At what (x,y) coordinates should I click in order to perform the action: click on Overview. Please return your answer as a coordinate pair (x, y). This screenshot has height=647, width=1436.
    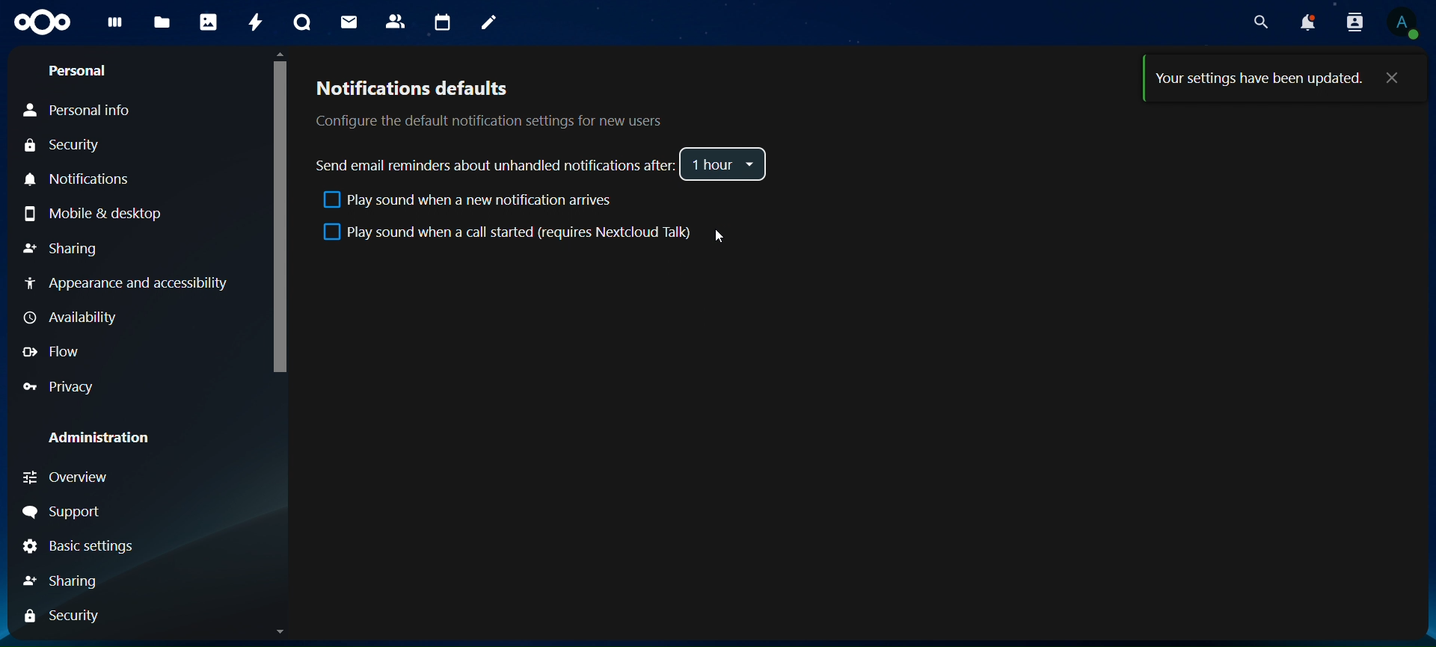
    Looking at the image, I should click on (64, 477).